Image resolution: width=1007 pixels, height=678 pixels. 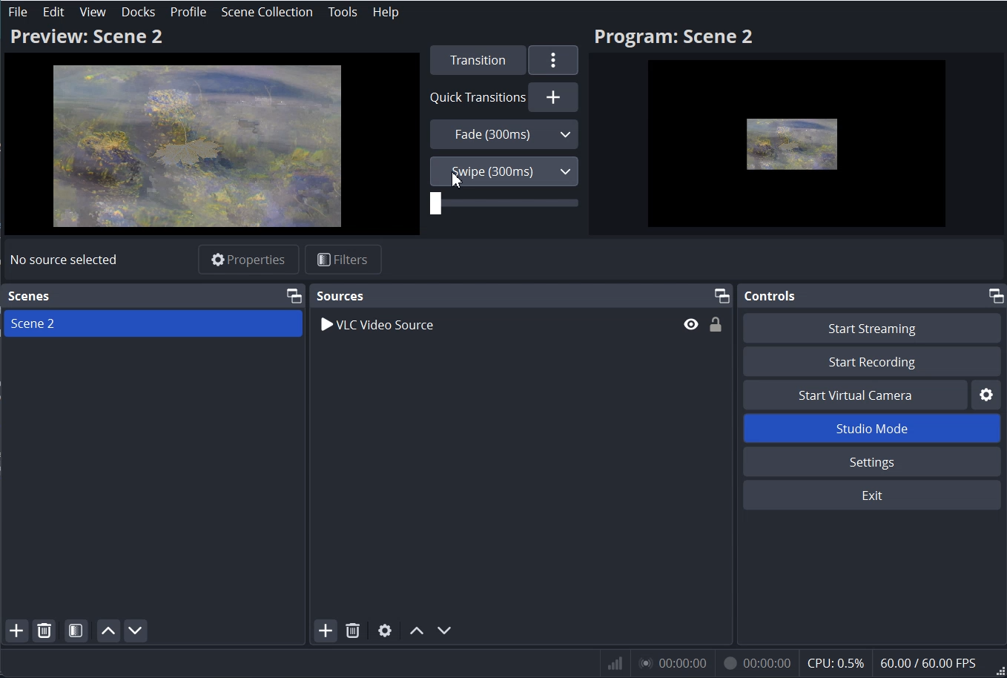 What do you see at coordinates (351, 631) in the screenshot?
I see `Remove Selected Source` at bounding box center [351, 631].